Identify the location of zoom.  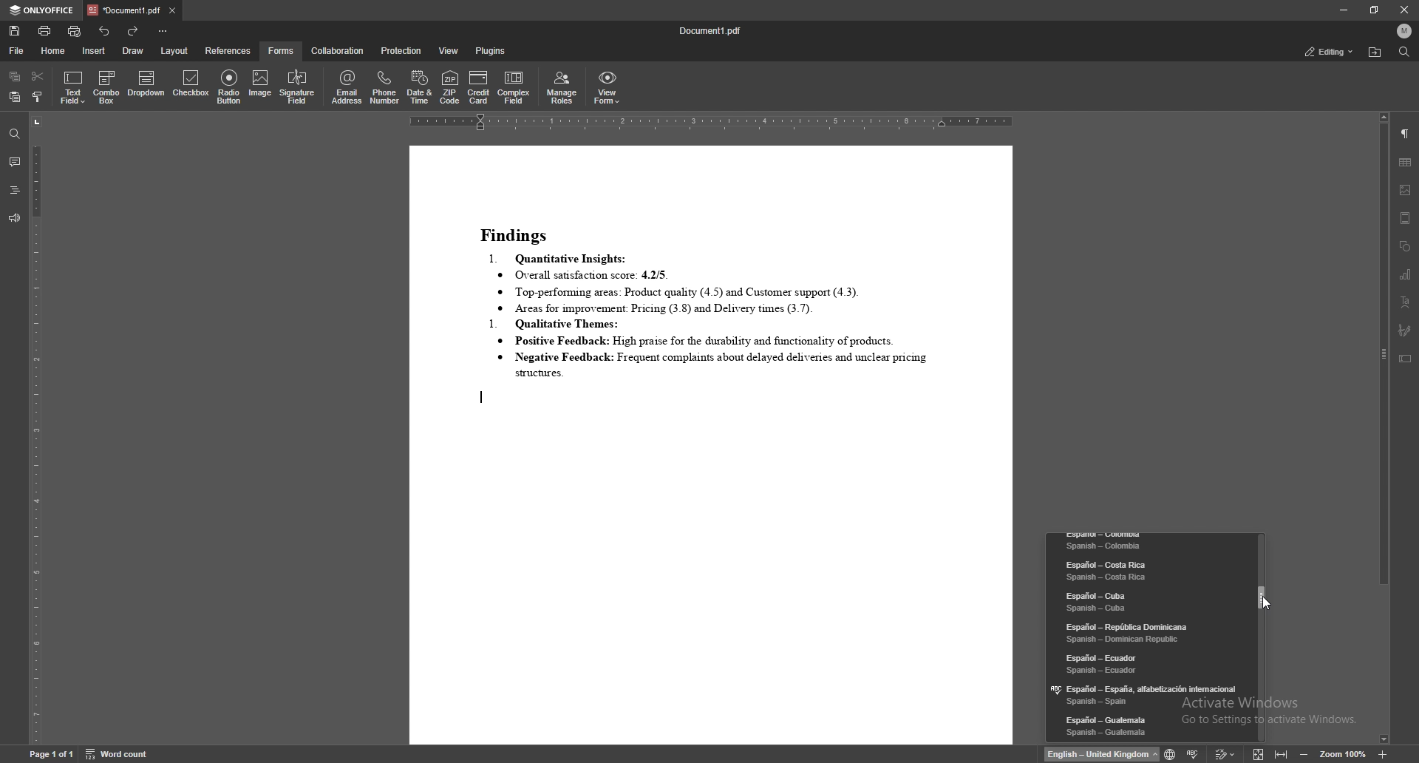
(1344, 753).